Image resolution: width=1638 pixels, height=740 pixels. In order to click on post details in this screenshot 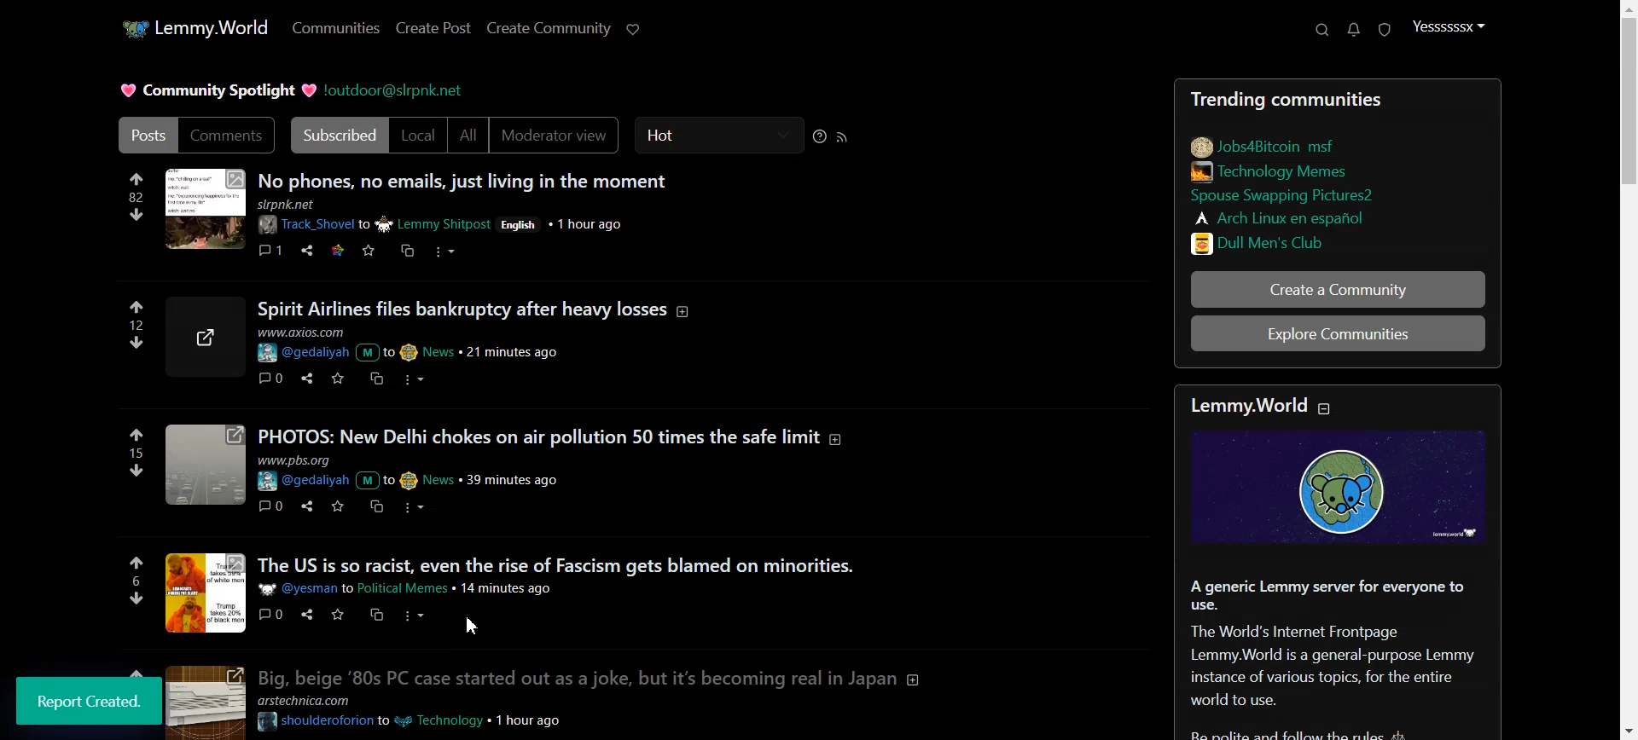, I will do `click(430, 471)`.